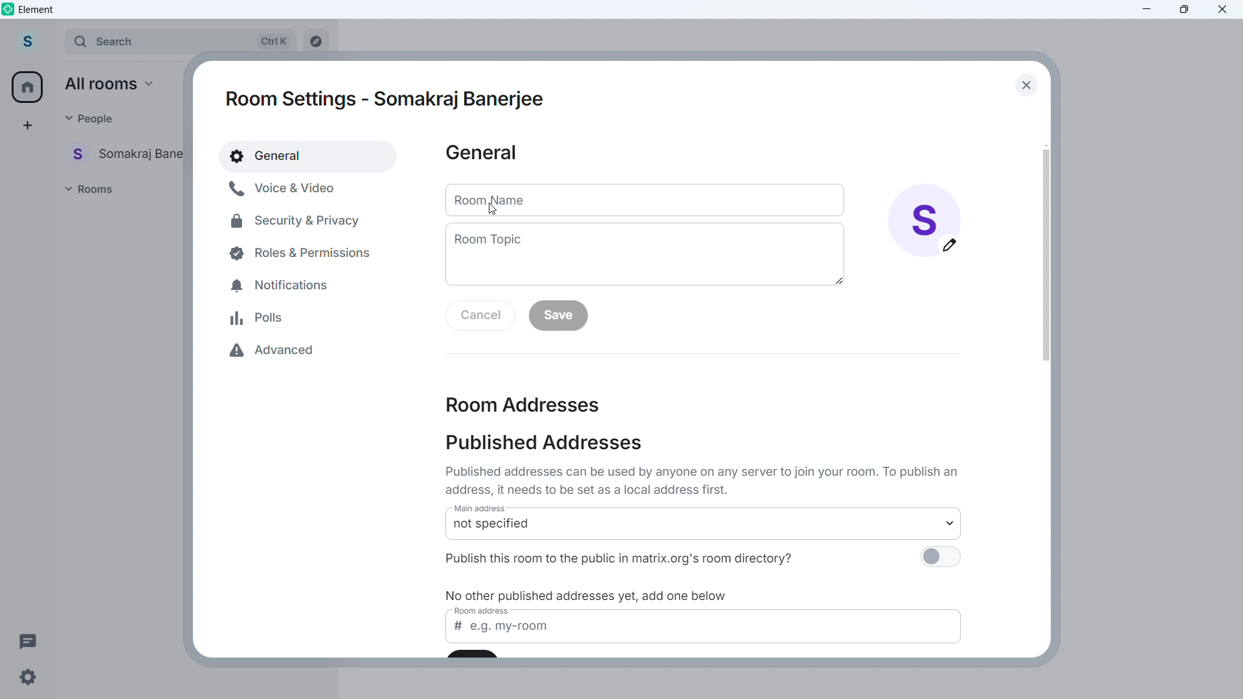  What do you see at coordinates (481, 153) in the screenshot?
I see `General ` at bounding box center [481, 153].